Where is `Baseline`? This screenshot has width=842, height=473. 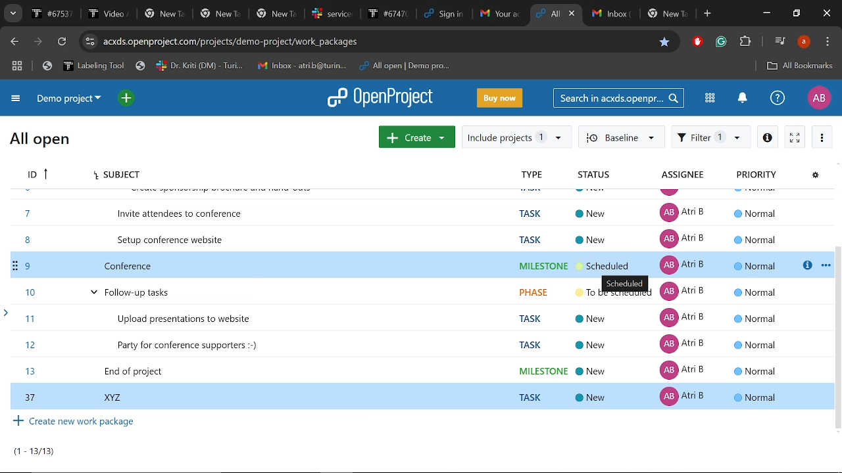
Baseline is located at coordinates (622, 135).